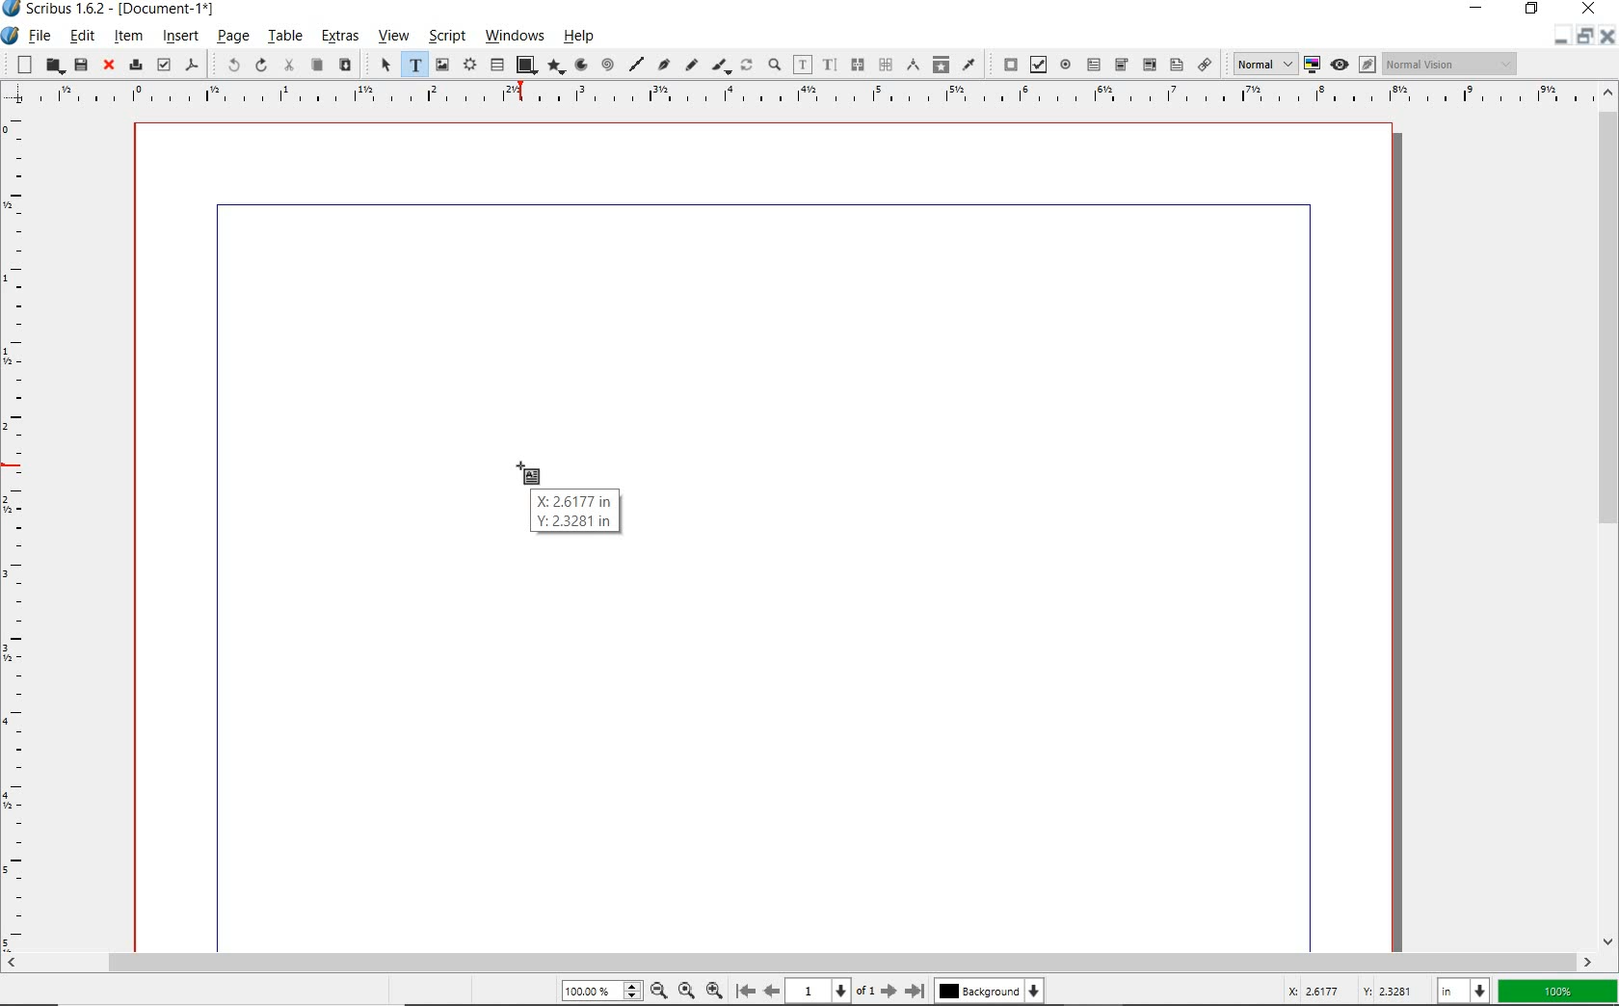  What do you see at coordinates (178, 36) in the screenshot?
I see `insert` at bounding box center [178, 36].